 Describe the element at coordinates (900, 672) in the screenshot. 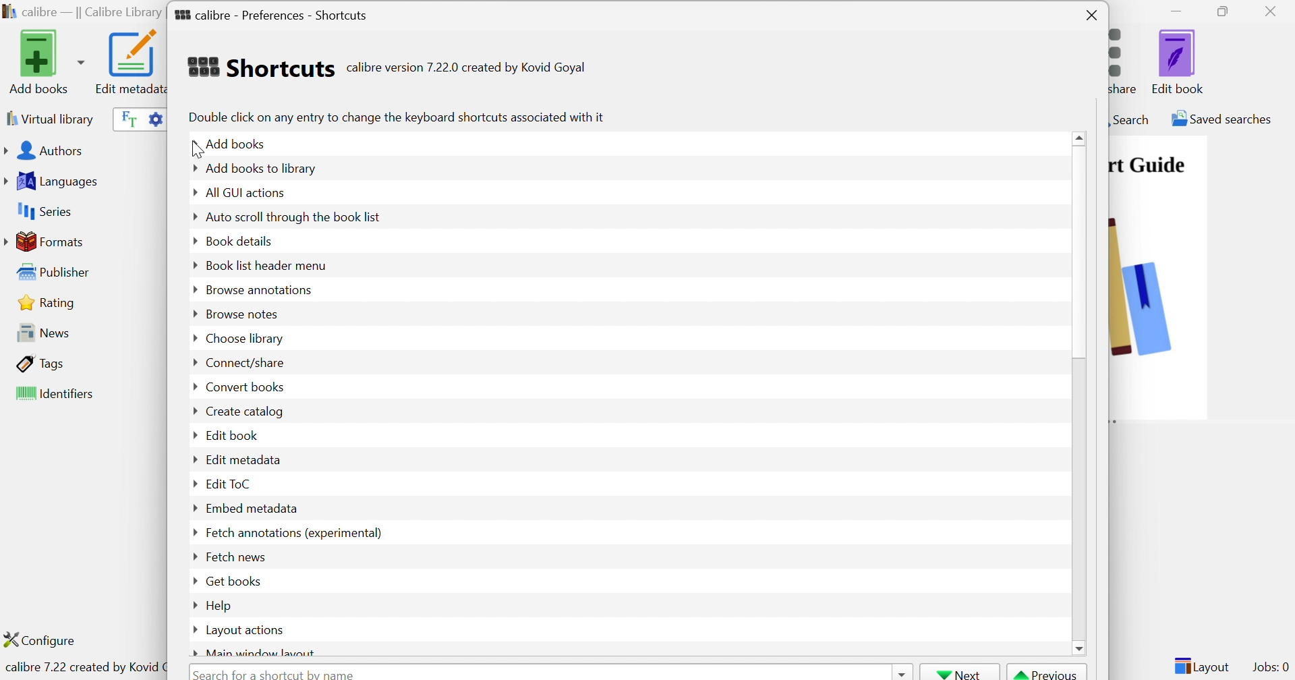

I see `Drop Down` at that location.